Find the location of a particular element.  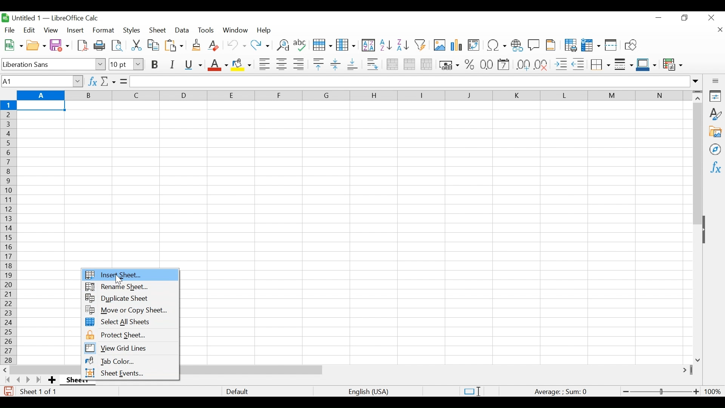

File is located at coordinates (11, 30).